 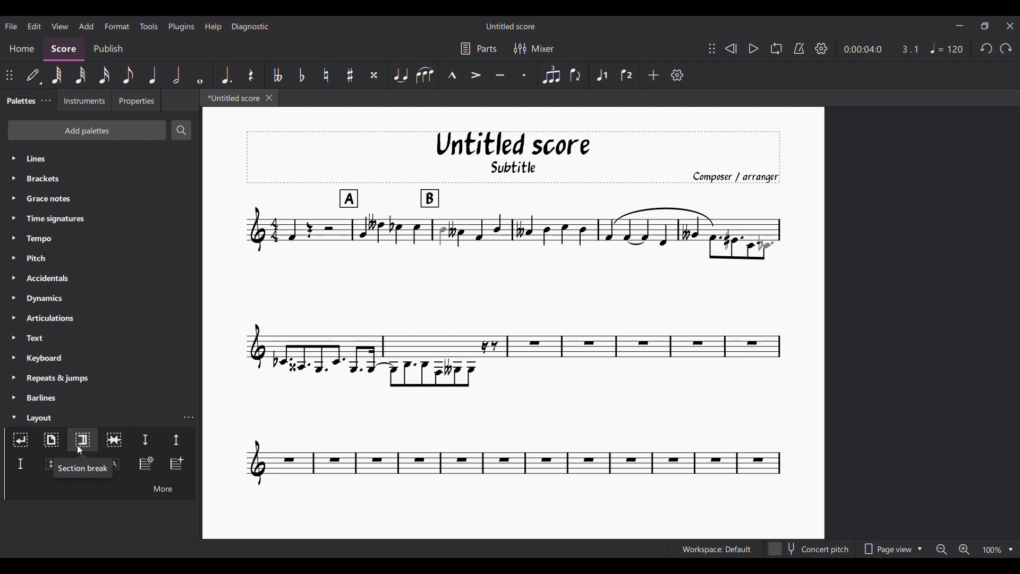 I want to click on Diagnostic menu, so click(x=251, y=27).